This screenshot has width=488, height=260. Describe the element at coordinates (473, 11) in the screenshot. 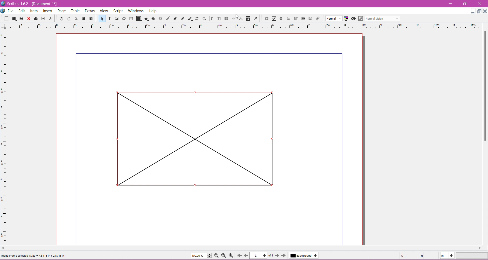

I see `Minimize Document` at that location.